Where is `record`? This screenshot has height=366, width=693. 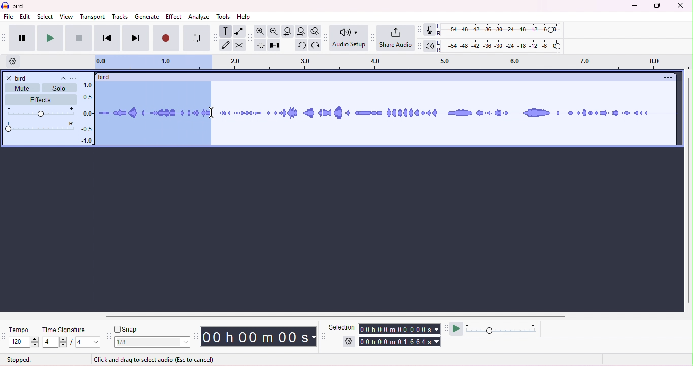
record is located at coordinates (165, 38).